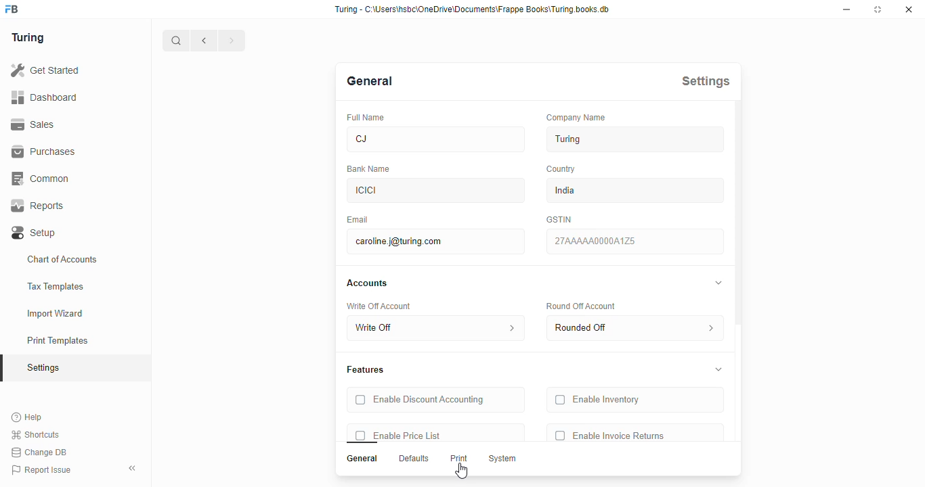 The height and width of the screenshot is (487, 925). I want to click on checkbox, so click(361, 435).